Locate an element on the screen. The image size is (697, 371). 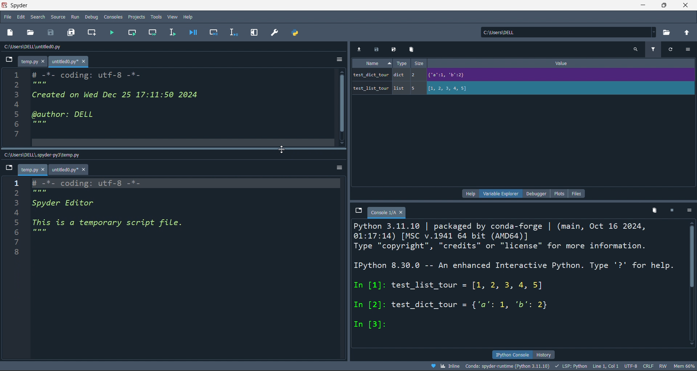
maximize/resize is located at coordinates (664, 6).